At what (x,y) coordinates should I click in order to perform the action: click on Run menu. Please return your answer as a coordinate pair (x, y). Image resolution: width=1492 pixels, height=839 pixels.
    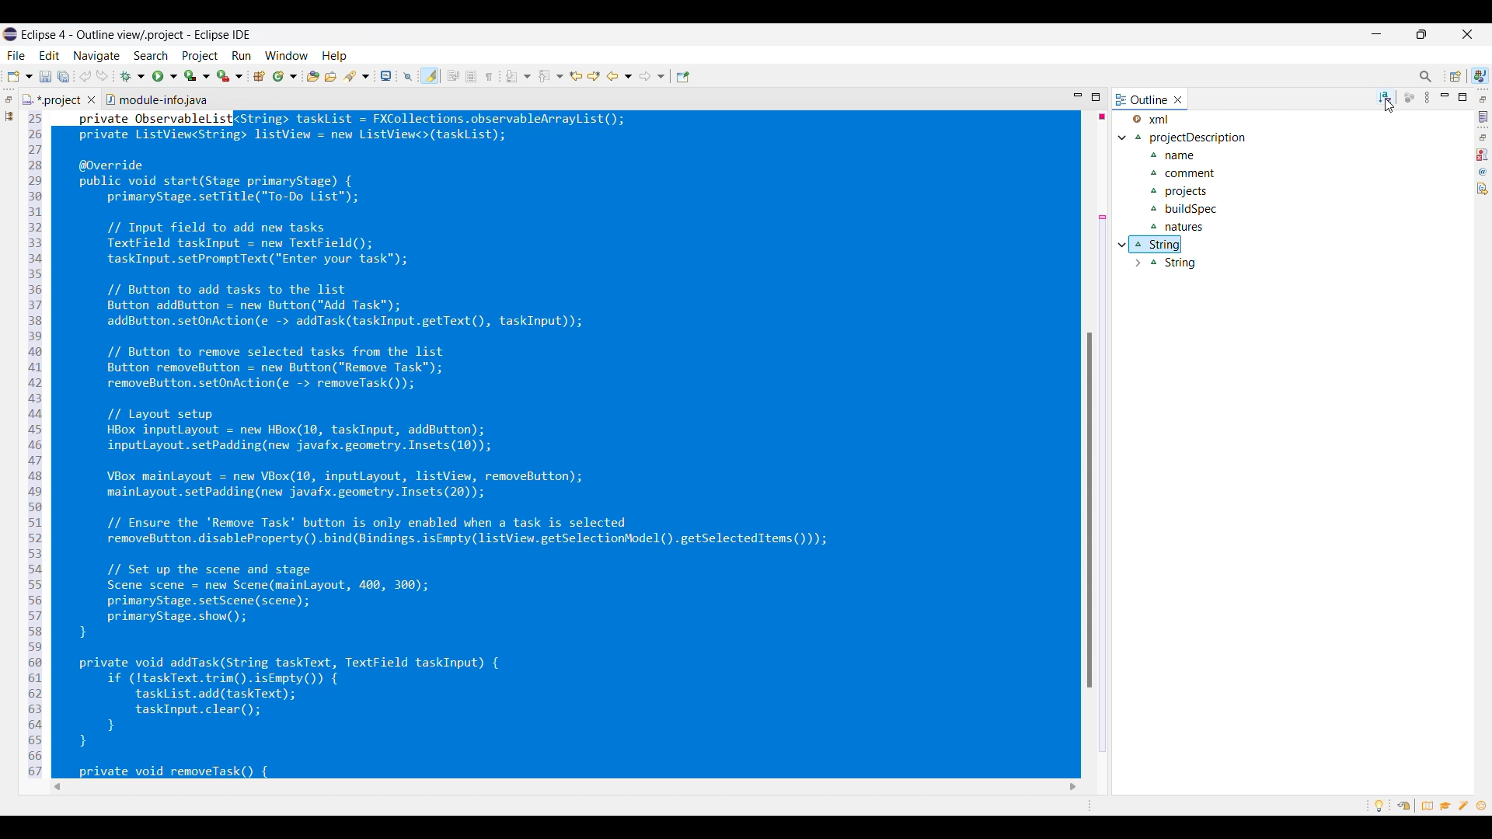
    Looking at the image, I should click on (242, 56).